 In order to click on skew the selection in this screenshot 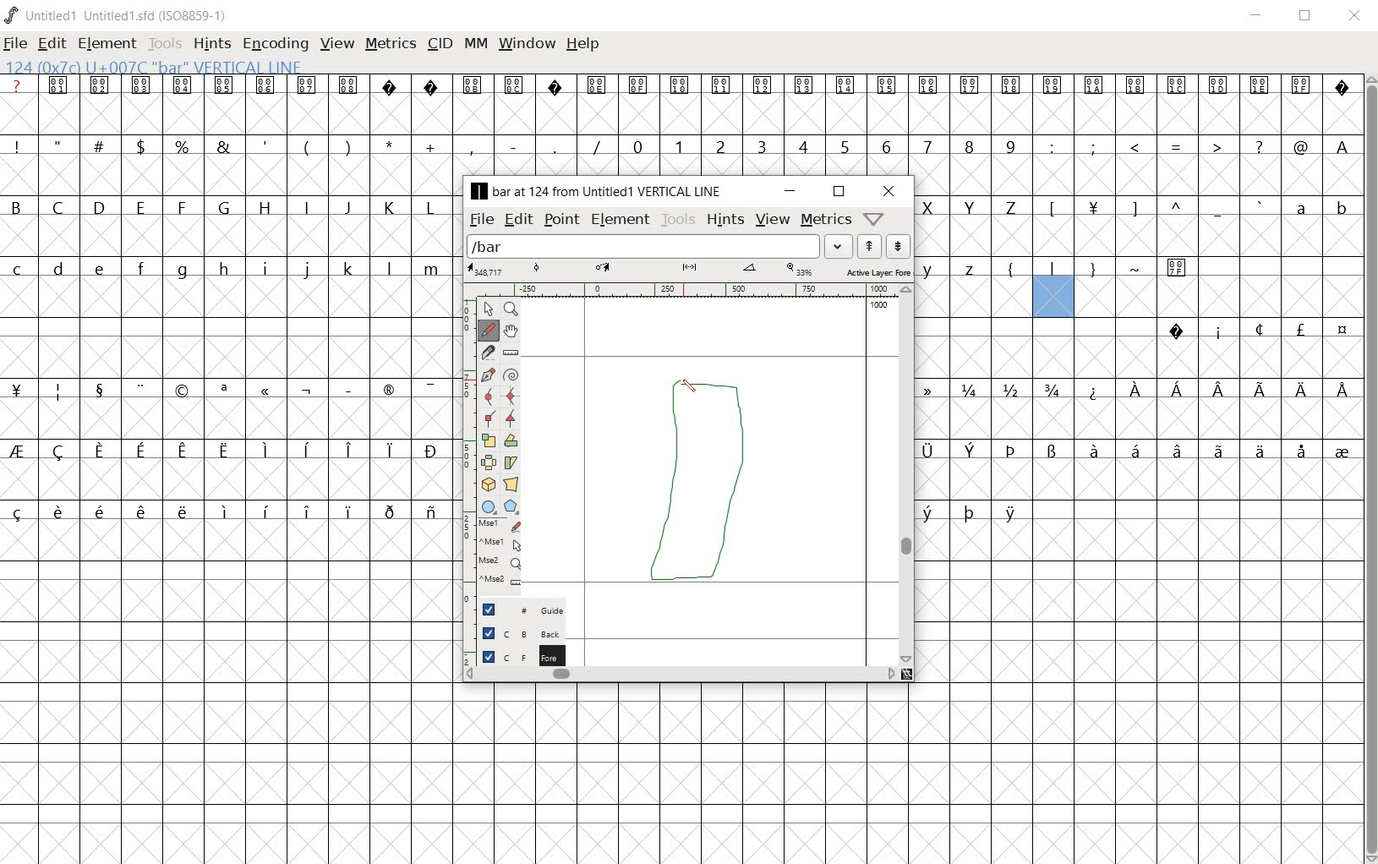, I will do `click(511, 462)`.